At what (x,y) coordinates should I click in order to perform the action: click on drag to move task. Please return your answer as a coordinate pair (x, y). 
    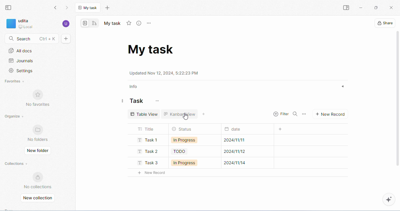
    Looking at the image, I should click on (123, 102).